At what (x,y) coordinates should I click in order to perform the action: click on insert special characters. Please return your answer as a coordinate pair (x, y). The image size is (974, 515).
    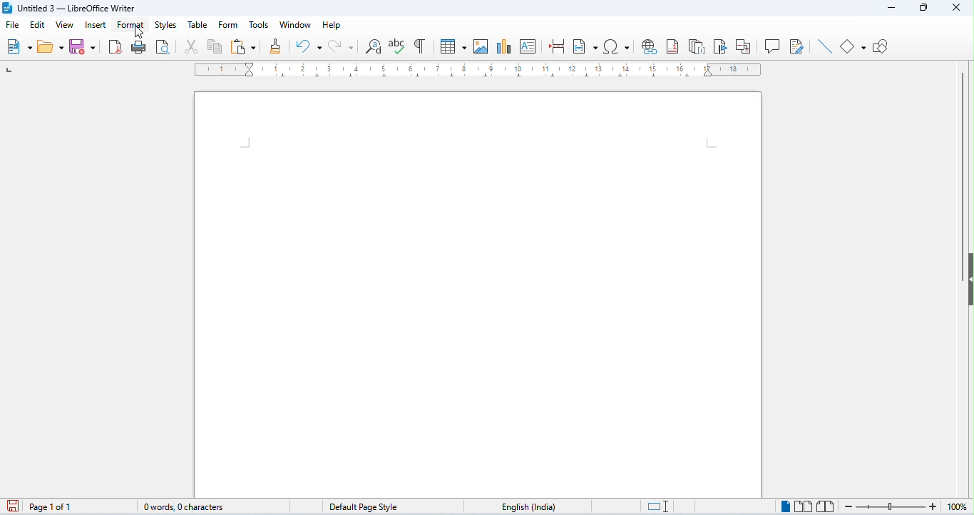
    Looking at the image, I should click on (617, 45).